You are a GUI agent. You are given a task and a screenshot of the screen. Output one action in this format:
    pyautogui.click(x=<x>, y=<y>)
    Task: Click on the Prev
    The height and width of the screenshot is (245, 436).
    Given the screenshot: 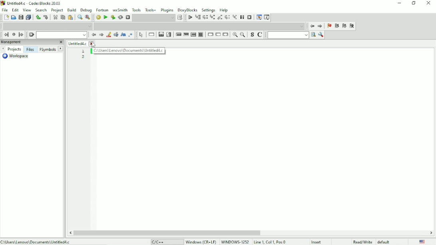 What is the action you would take?
    pyautogui.click(x=3, y=49)
    